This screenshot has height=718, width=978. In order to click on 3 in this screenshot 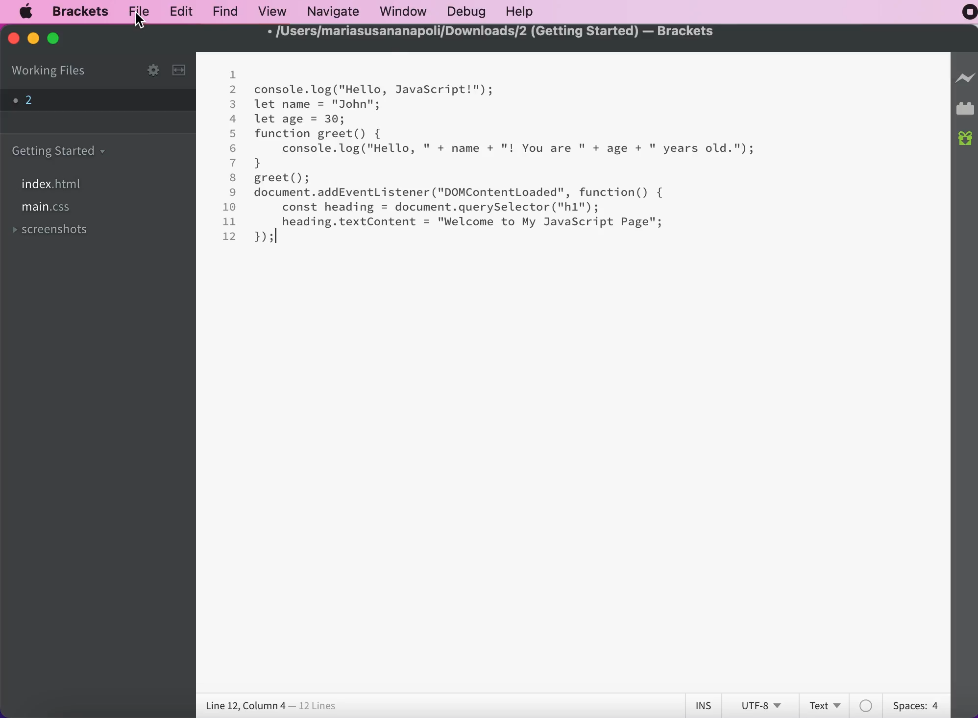, I will do `click(233, 104)`.